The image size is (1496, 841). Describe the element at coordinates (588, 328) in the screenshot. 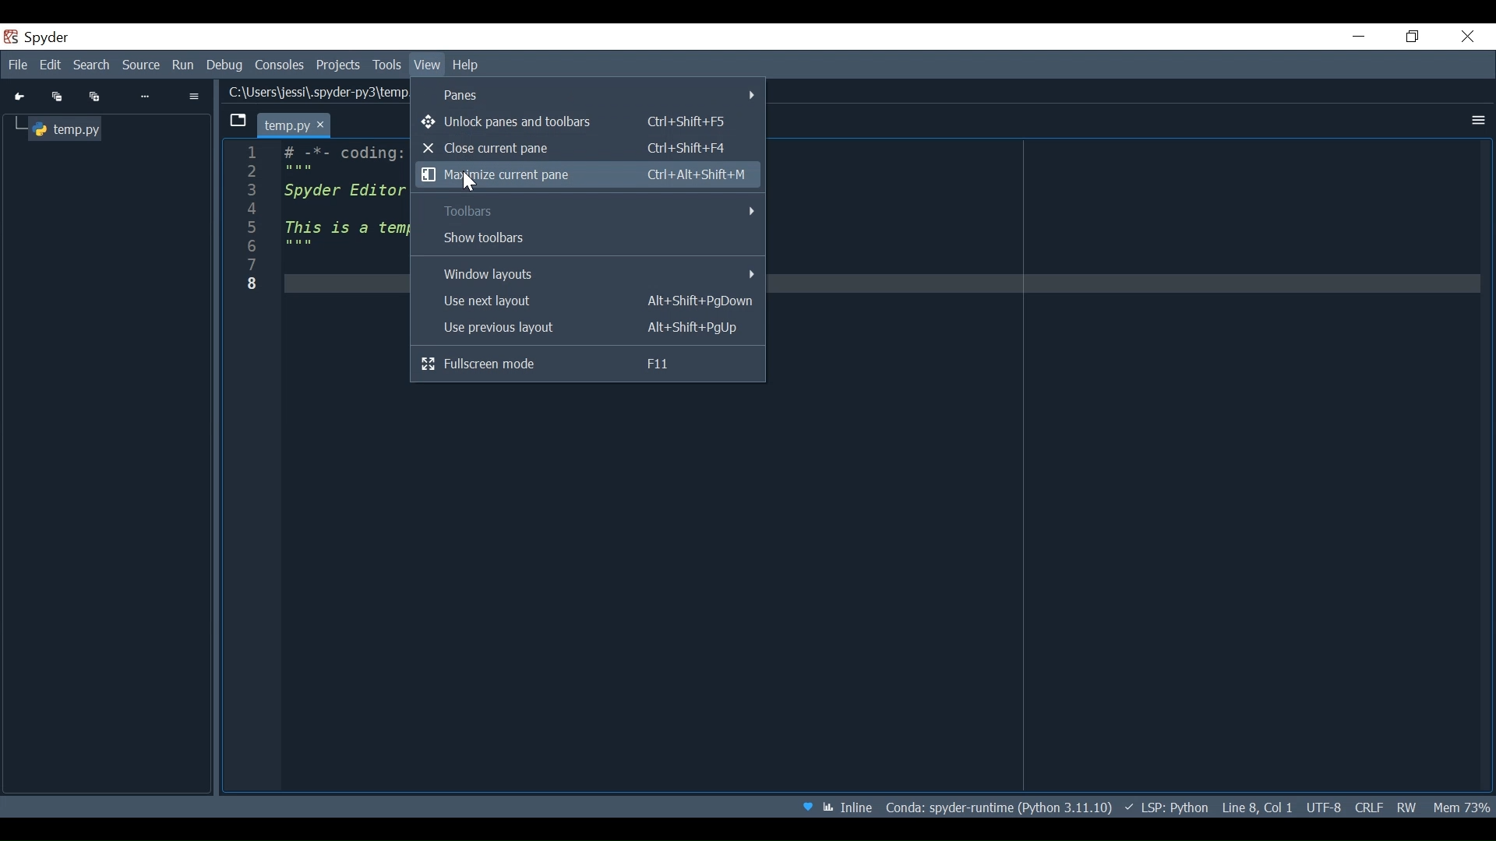

I see `Use previous layout` at that location.